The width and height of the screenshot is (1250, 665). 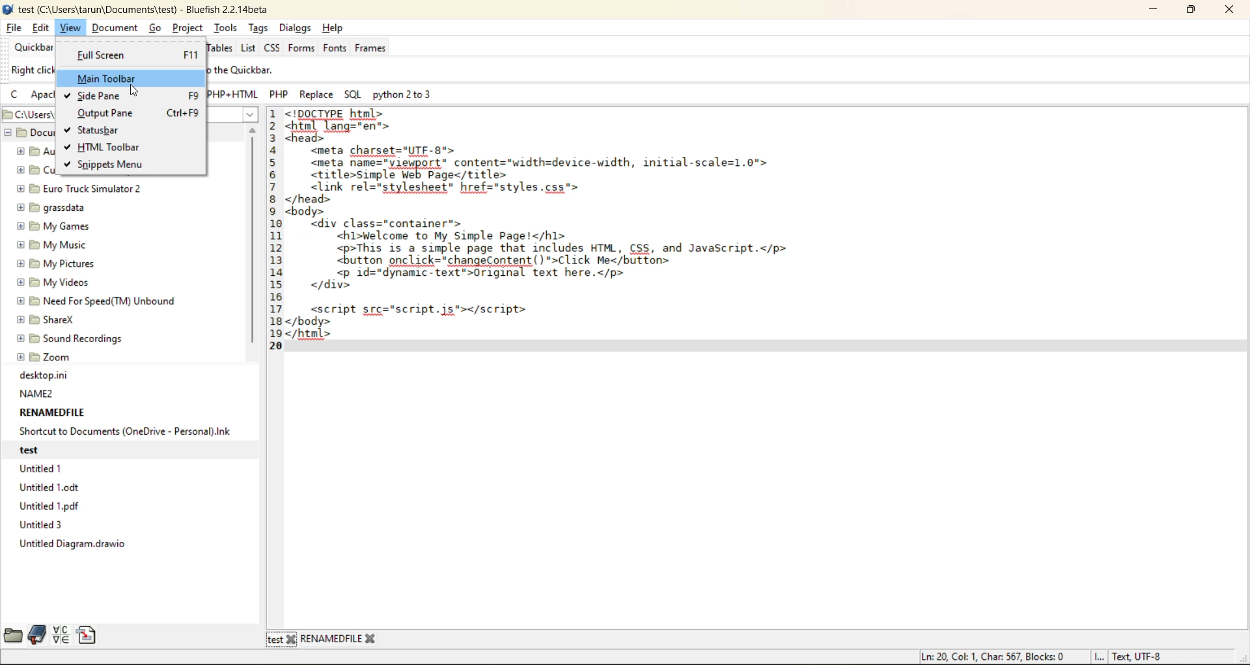 I want to click on document, so click(x=117, y=28).